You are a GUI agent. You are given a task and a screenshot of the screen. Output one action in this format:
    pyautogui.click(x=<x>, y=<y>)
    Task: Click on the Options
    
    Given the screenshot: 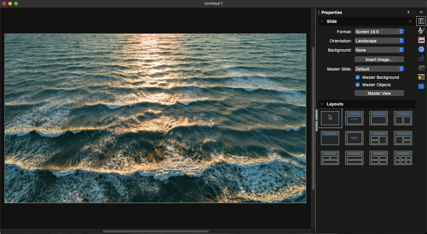 What is the action you would take?
    pyautogui.click(x=421, y=12)
    